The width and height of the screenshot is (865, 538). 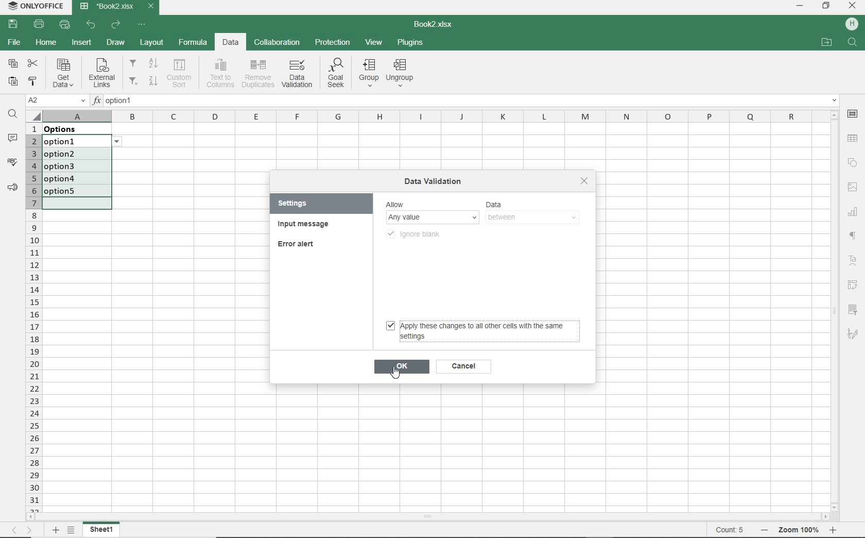 I want to click on Select all, so click(x=33, y=114).